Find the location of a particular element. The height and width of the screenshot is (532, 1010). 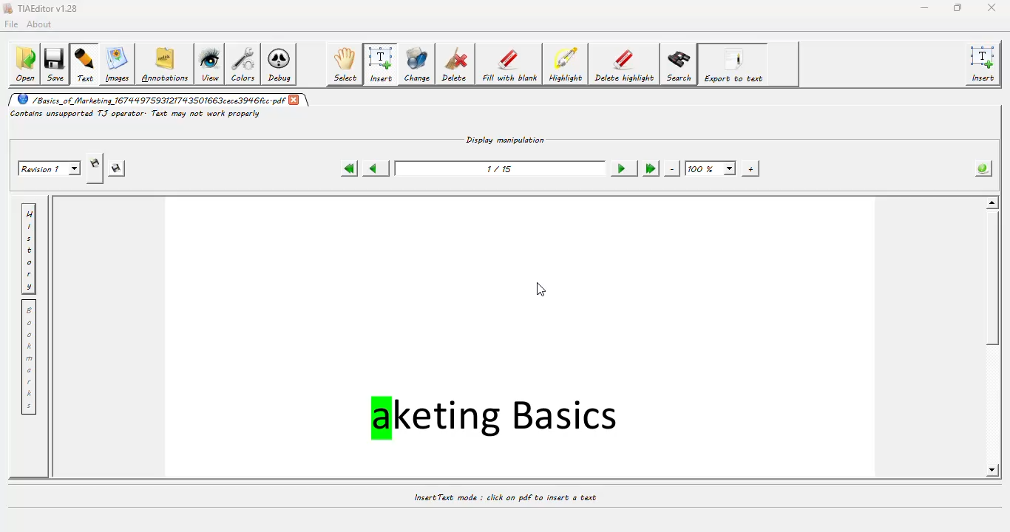

cursor is located at coordinates (541, 289).